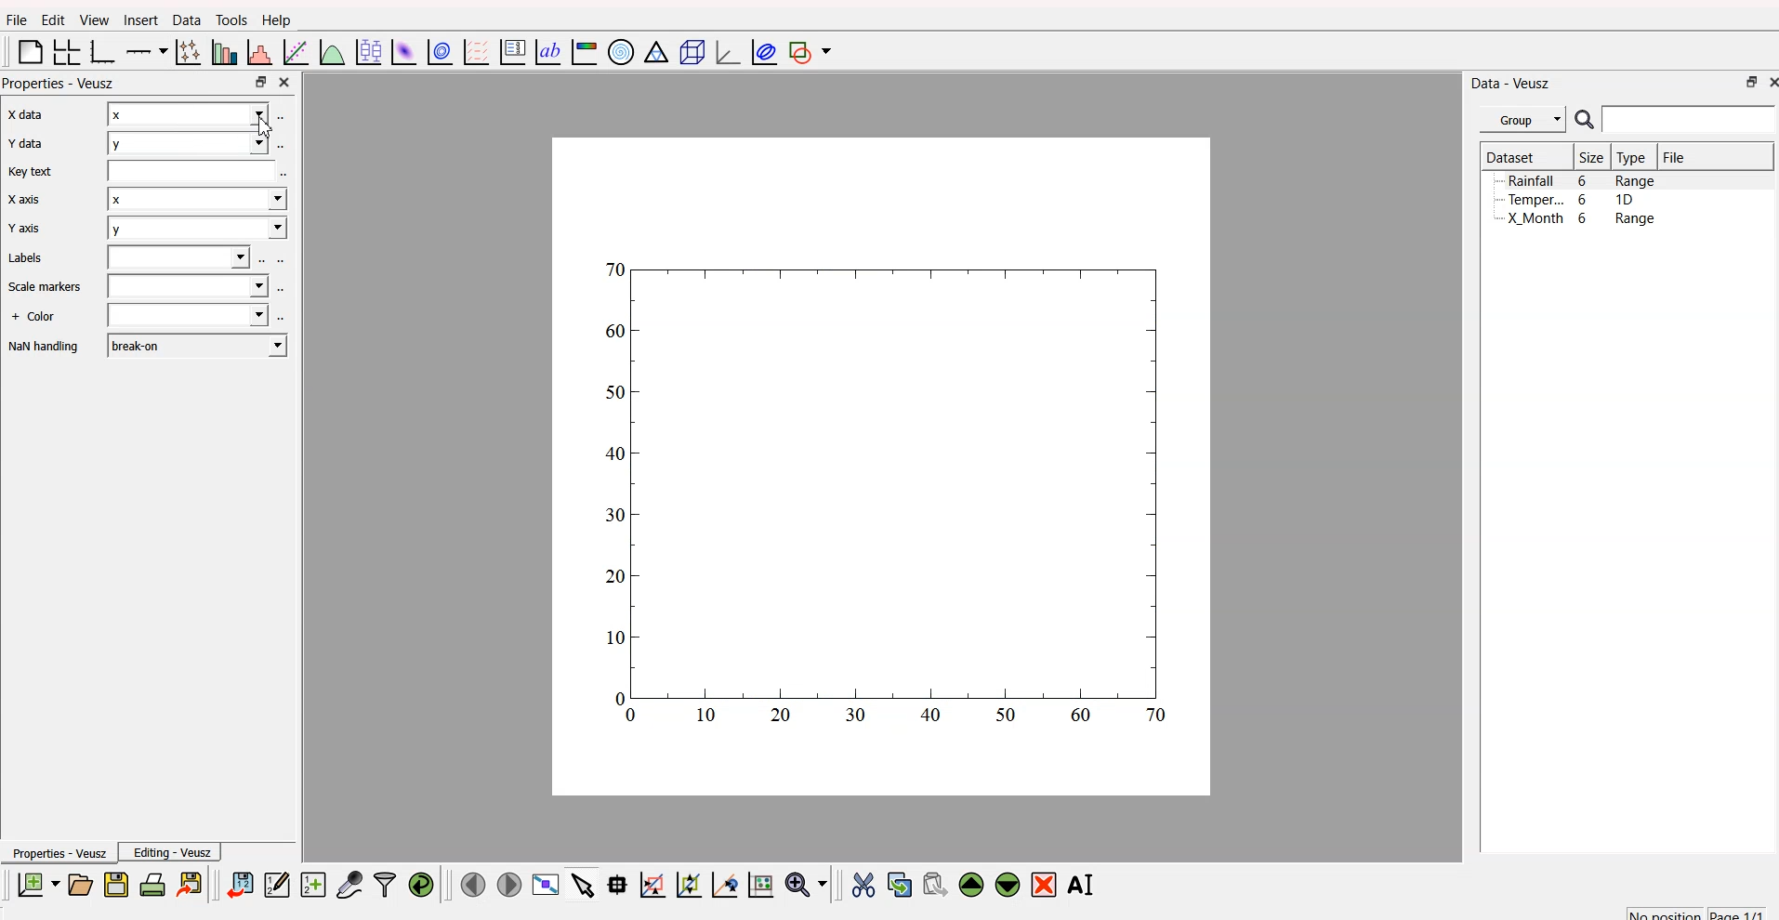 The width and height of the screenshot is (1779, 920). What do you see at coordinates (261, 53) in the screenshot?
I see `histogram of dataset` at bounding box center [261, 53].